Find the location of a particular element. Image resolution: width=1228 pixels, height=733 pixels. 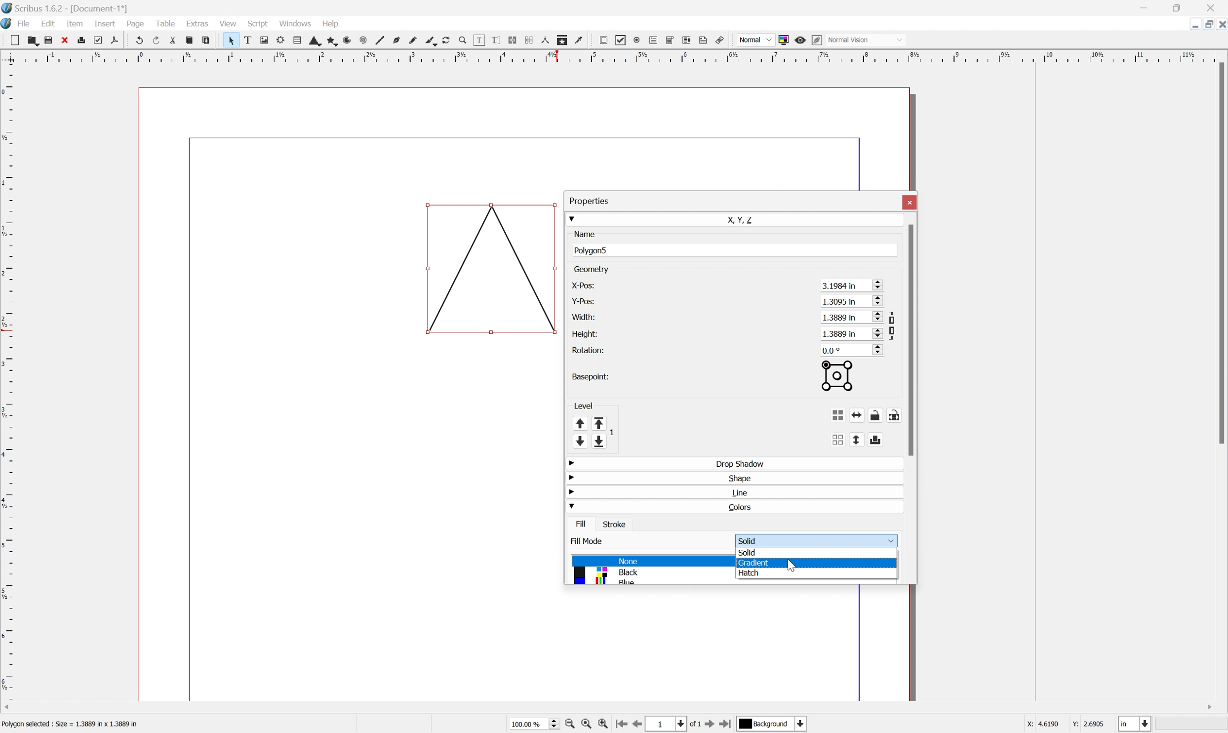

Lock or unlock the object is located at coordinates (890, 413).